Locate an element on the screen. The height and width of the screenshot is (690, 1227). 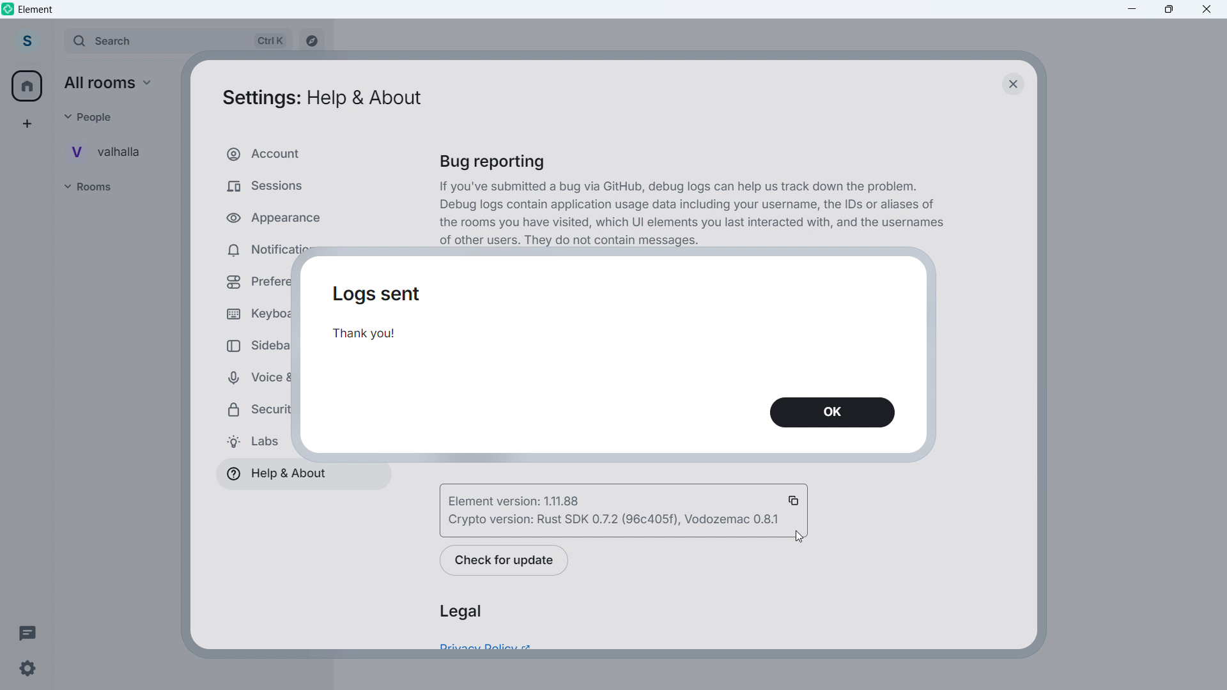
Appearance  is located at coordinates (291, 215).